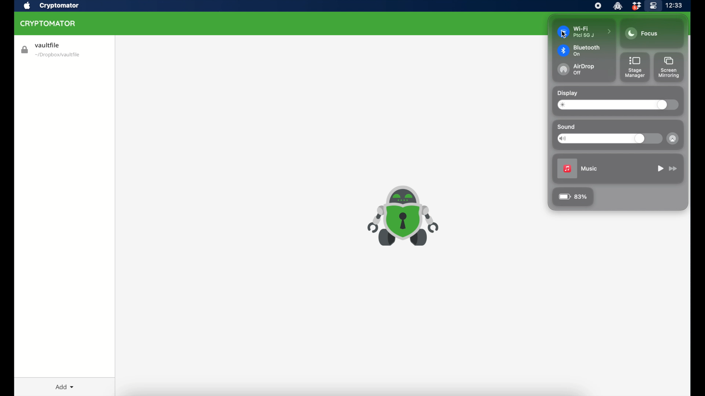  What do you see at coordinates (573, 197) in the screenshot?
I see `83%` at bounding box center [573, 197].